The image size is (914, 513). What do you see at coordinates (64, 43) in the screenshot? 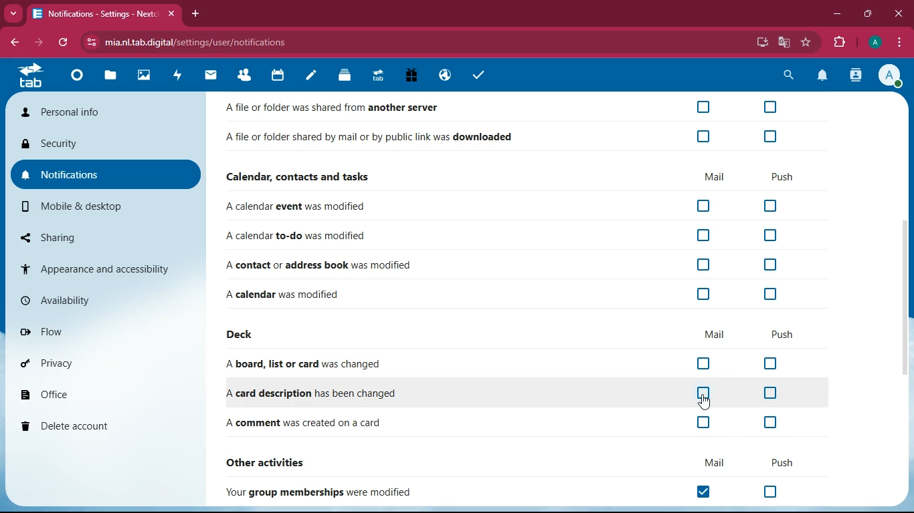
I see `refresh` at bounding box center [64, 43].